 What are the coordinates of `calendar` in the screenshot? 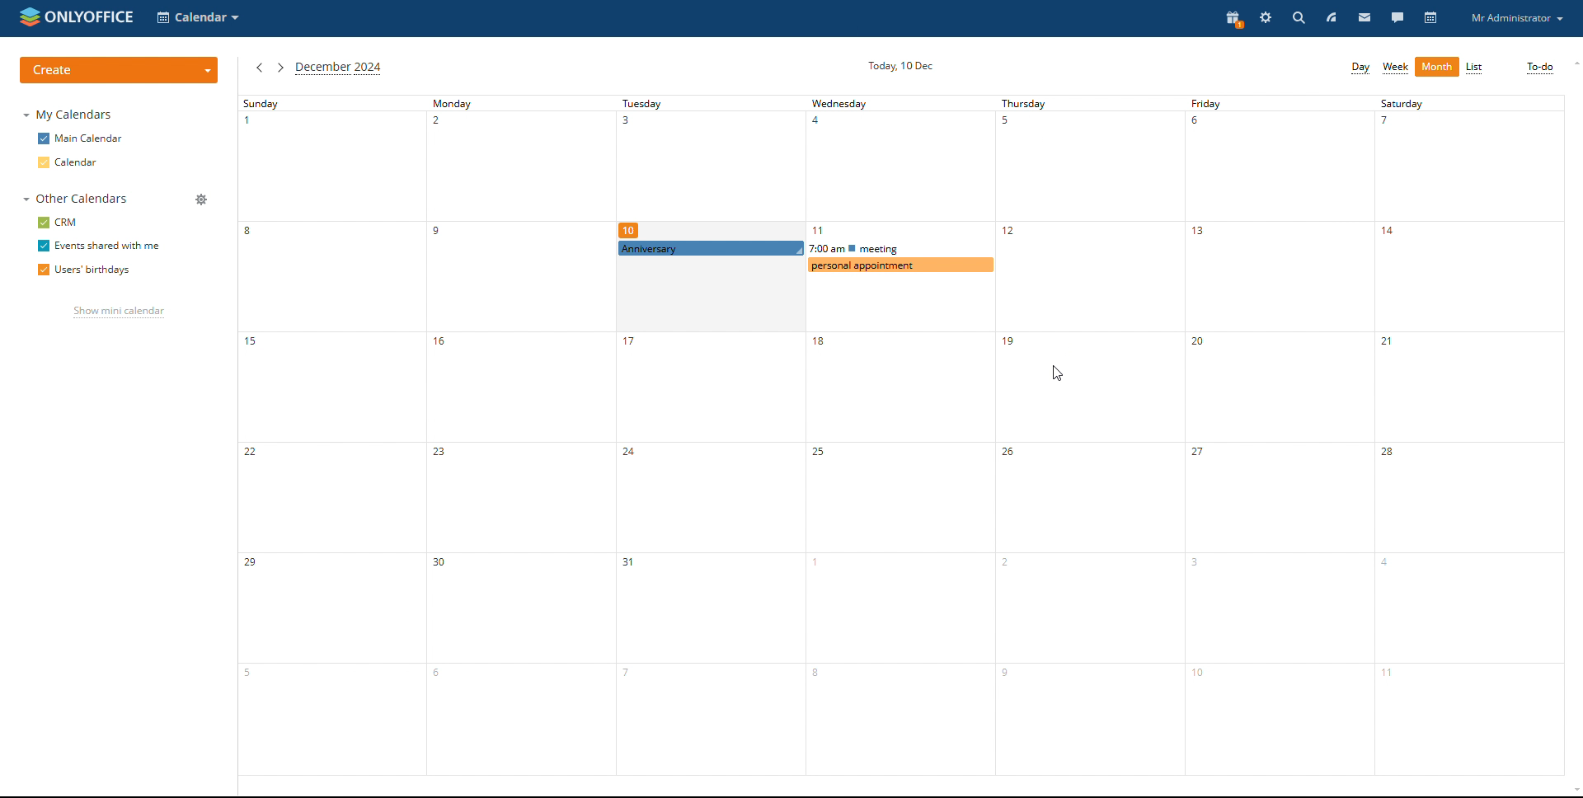 It's located at (82, 162).